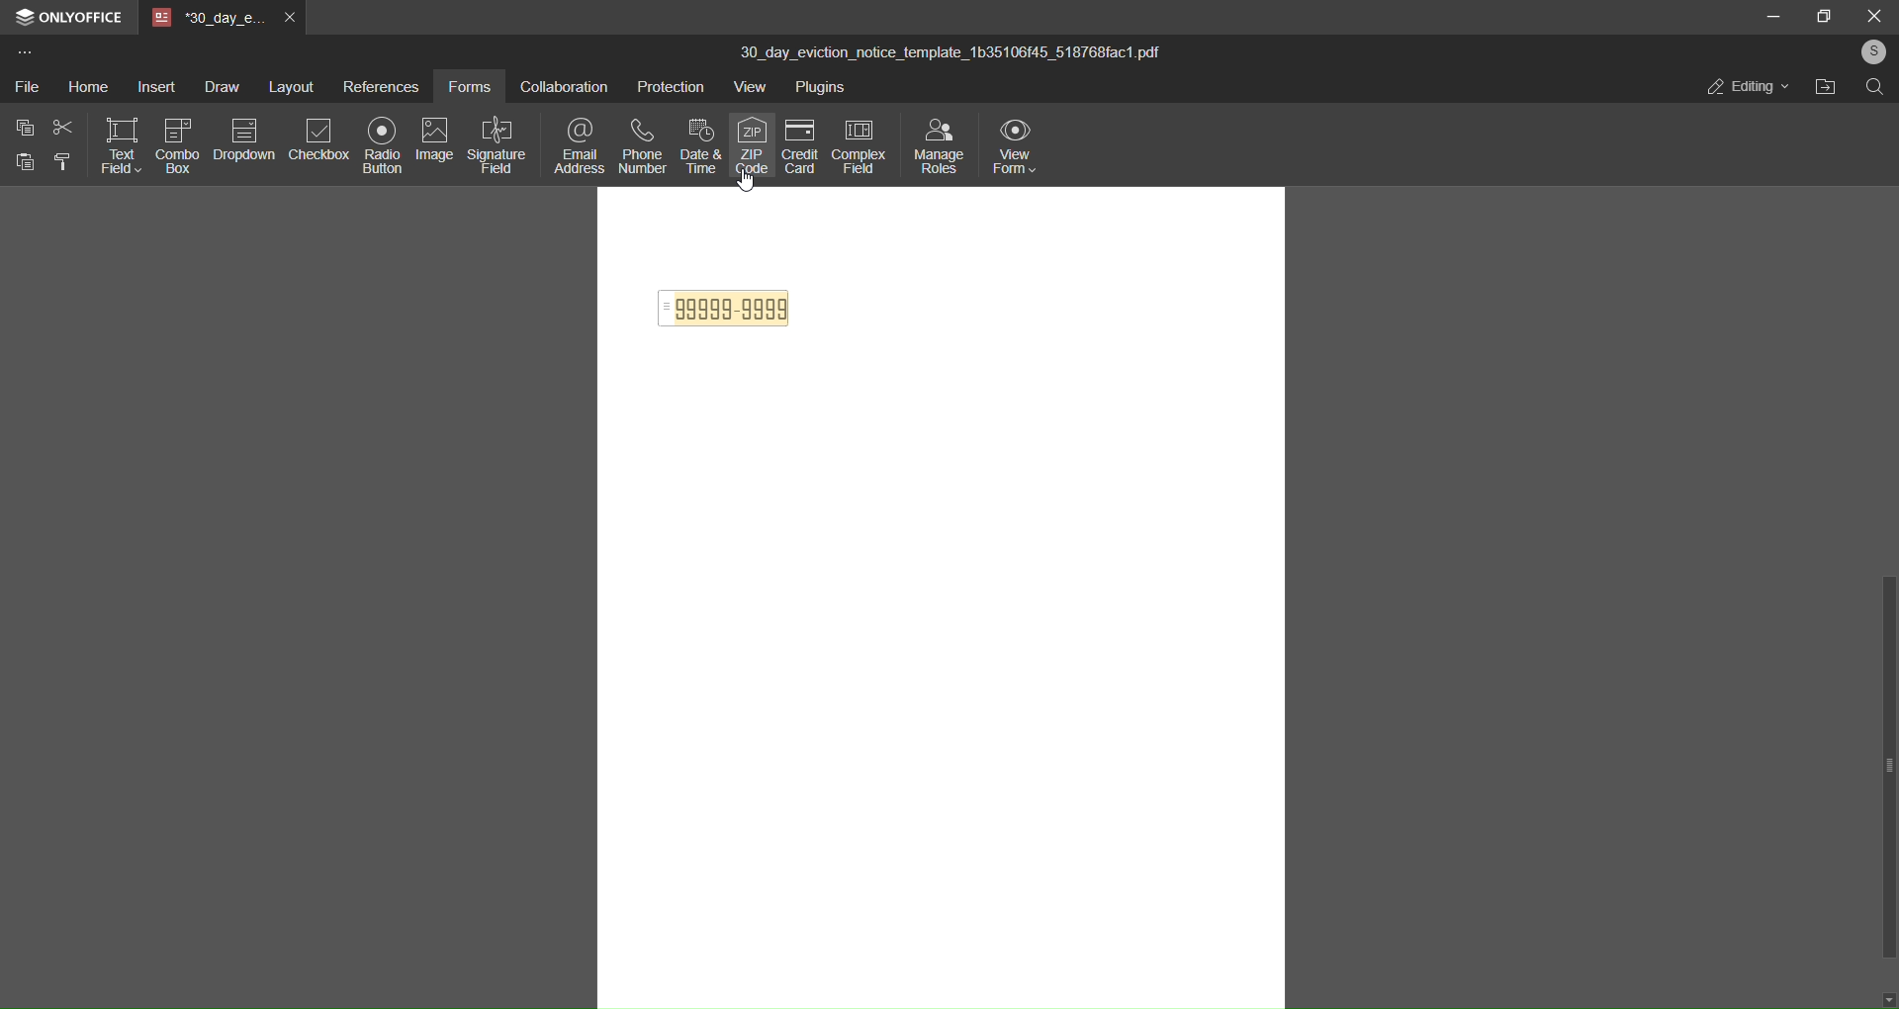  I want to click on credit card, so click(801, 148).